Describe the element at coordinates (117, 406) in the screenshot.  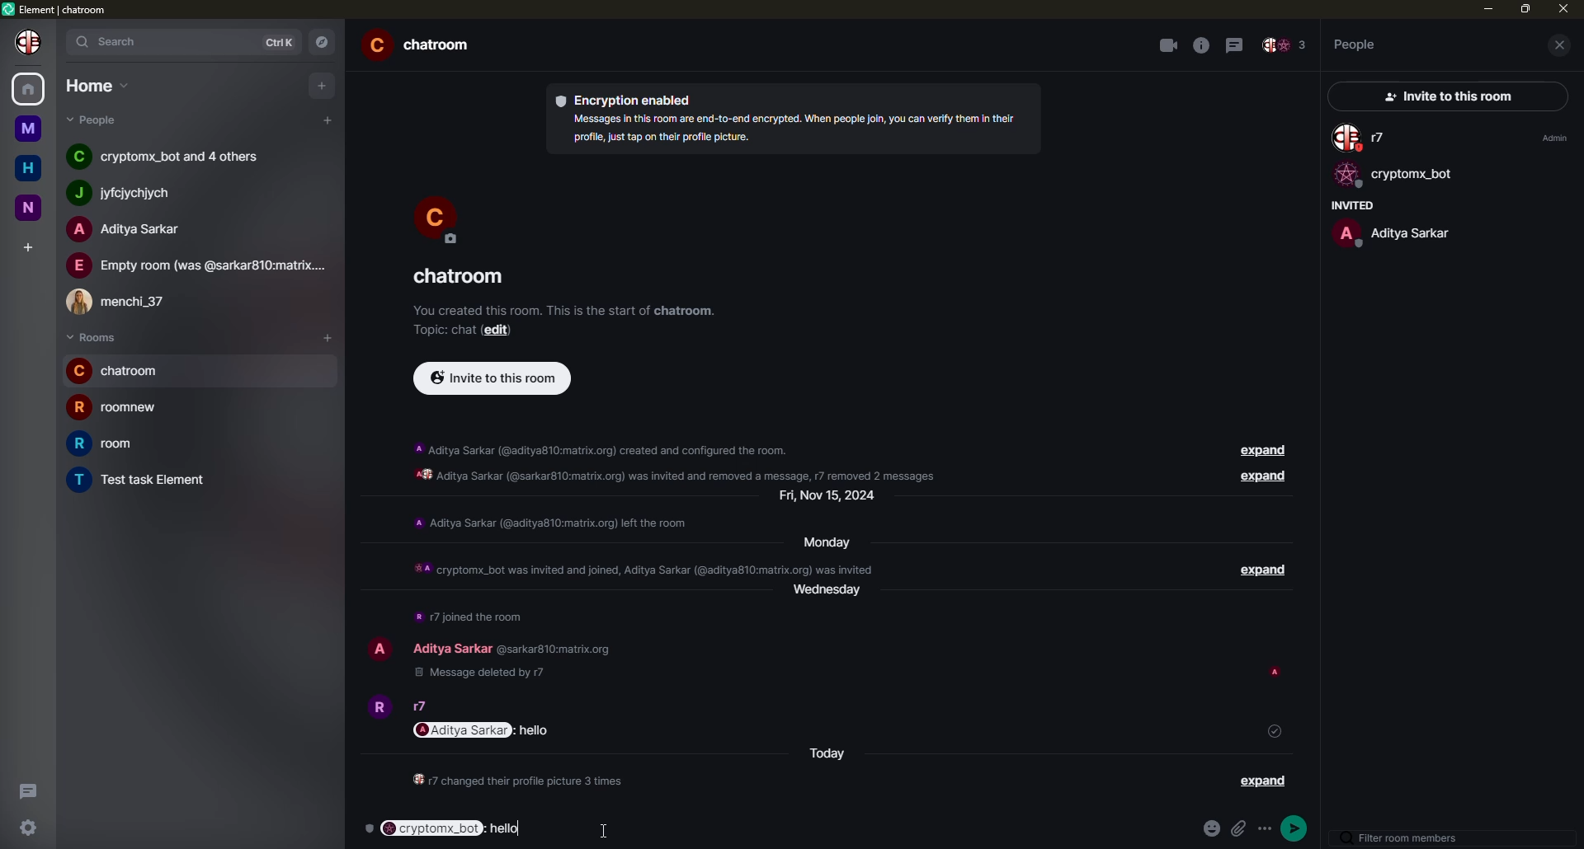
I see `room` at that location.